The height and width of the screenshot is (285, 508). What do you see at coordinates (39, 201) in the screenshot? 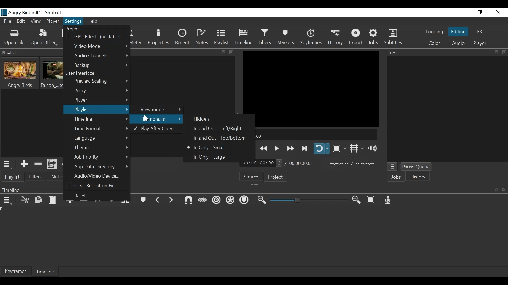
I see `Copy` at bounding box center [39, 201].